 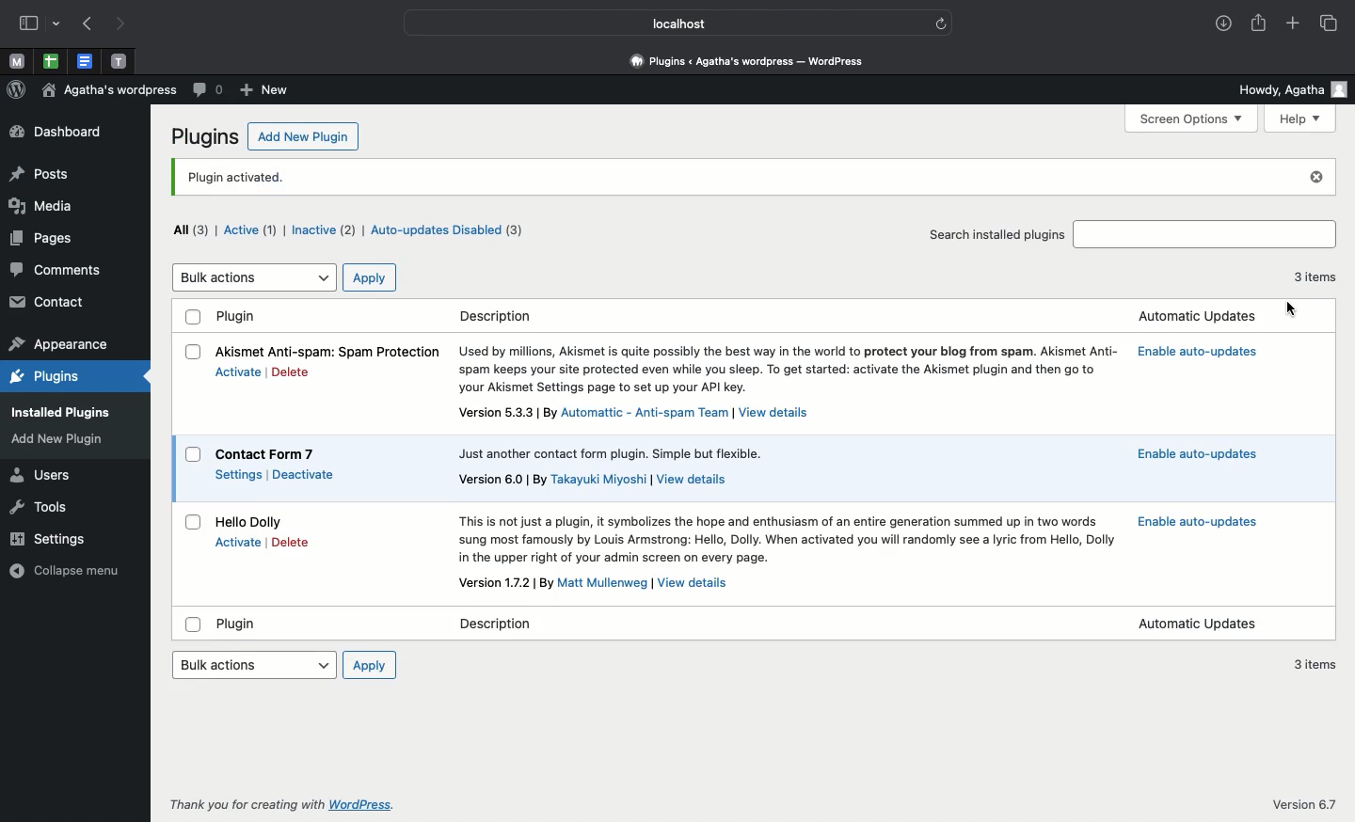 I want to click on installed plugins, so click(x=56, y=411).